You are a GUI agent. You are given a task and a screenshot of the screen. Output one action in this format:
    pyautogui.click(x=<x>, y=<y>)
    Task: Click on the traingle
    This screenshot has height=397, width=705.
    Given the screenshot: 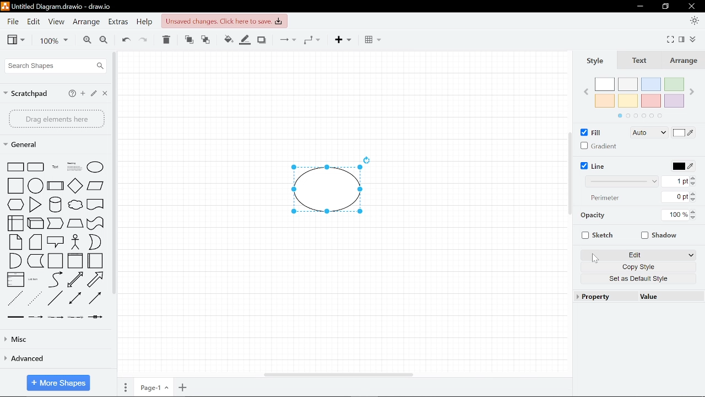 What is the action you would take?
    pyautogui.click(x=34, y=205)
    